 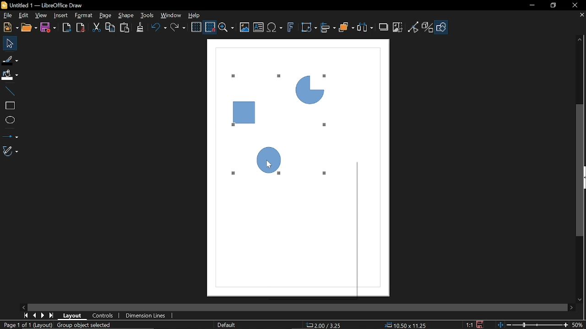 I want to click on Tools, so click(x=146, y=16).